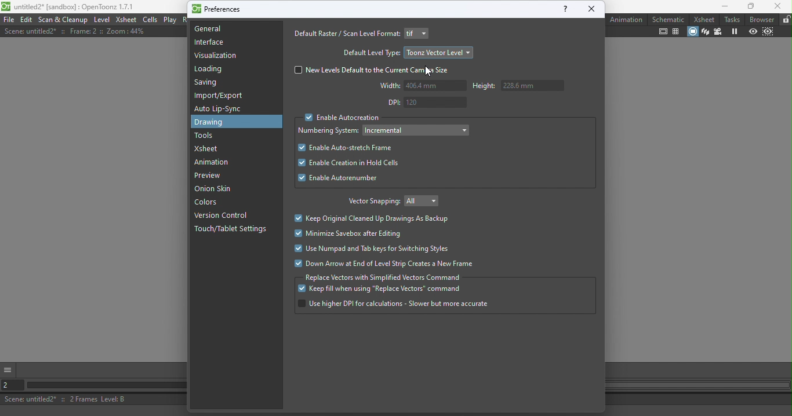 The image size is (792, 416). I want to click on Keep fill when using "replace vectors" command, so click(380, 290).